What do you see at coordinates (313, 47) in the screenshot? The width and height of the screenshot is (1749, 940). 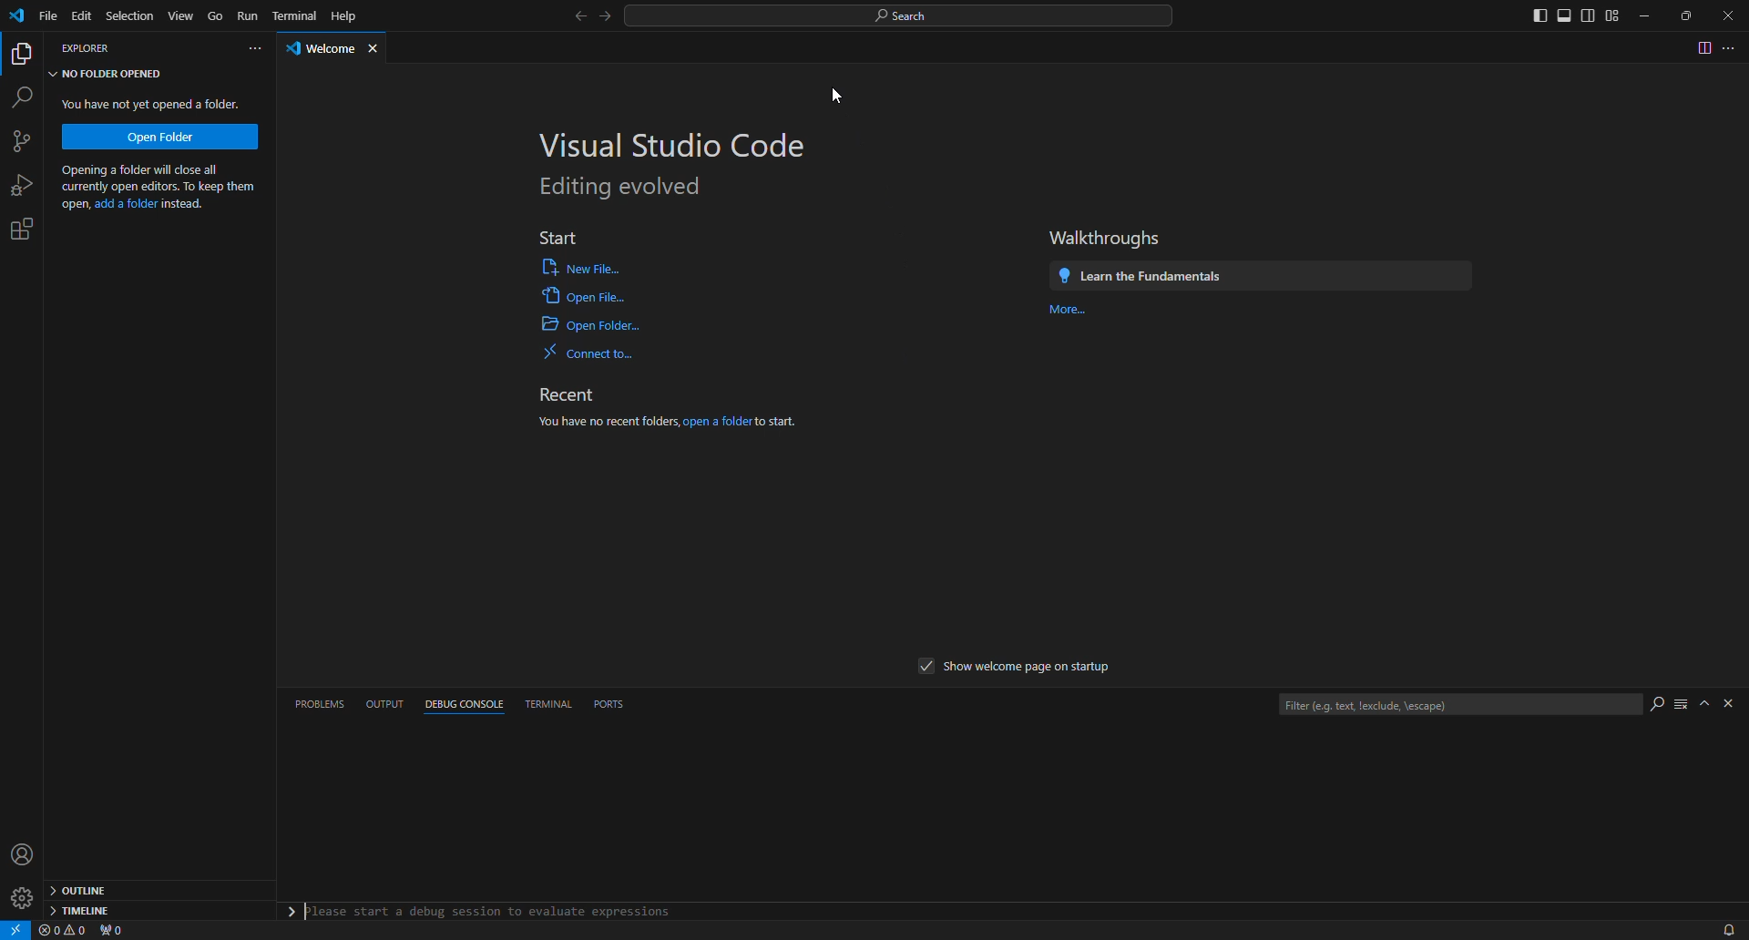 I see `welcome` at bounding box center [313, 47].